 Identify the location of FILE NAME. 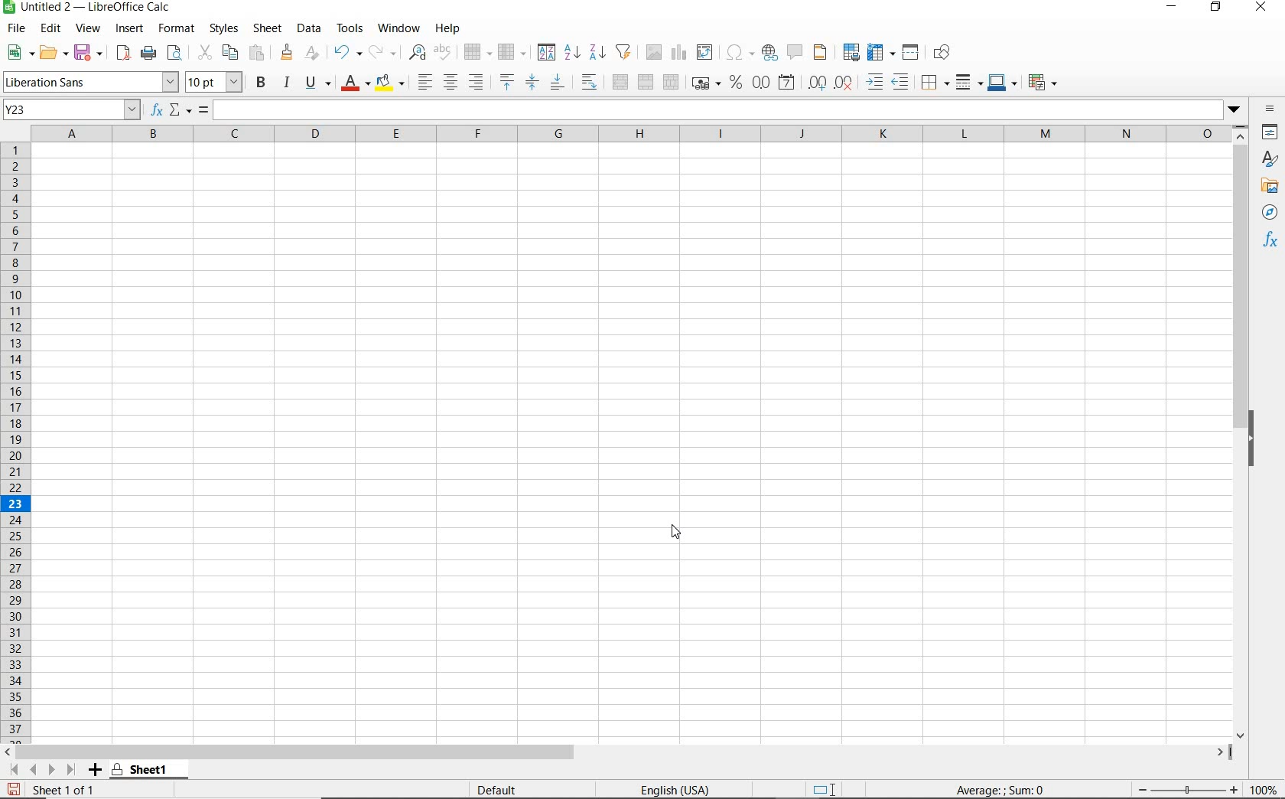
(89, 8).